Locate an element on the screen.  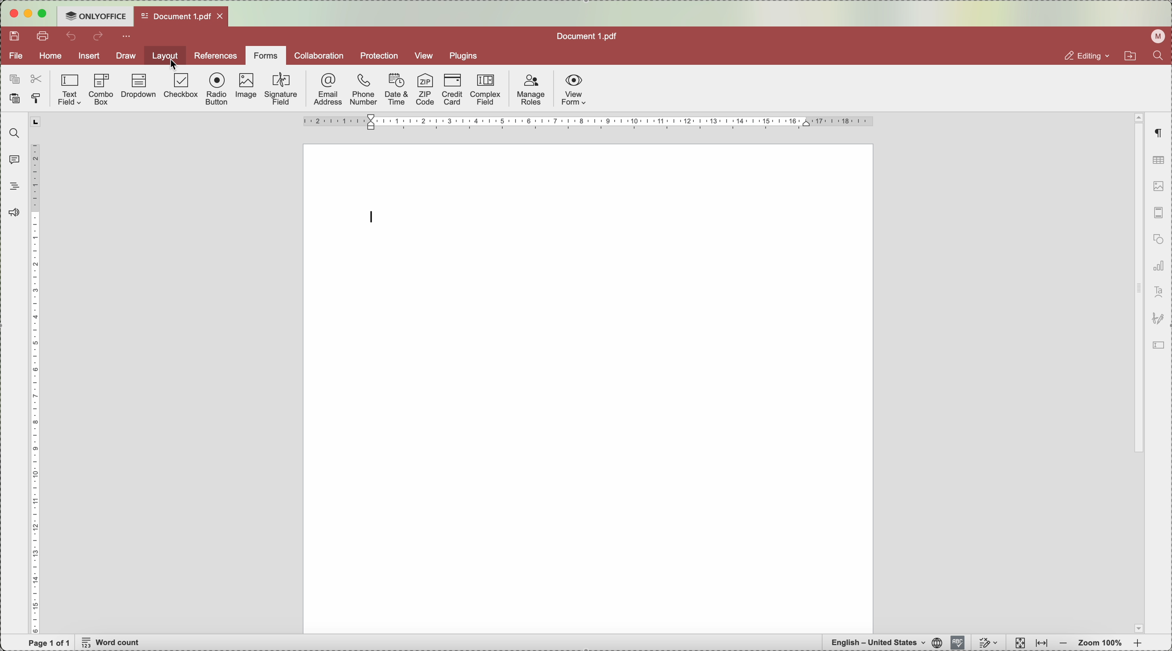
view is located at coordinates (424, 55).